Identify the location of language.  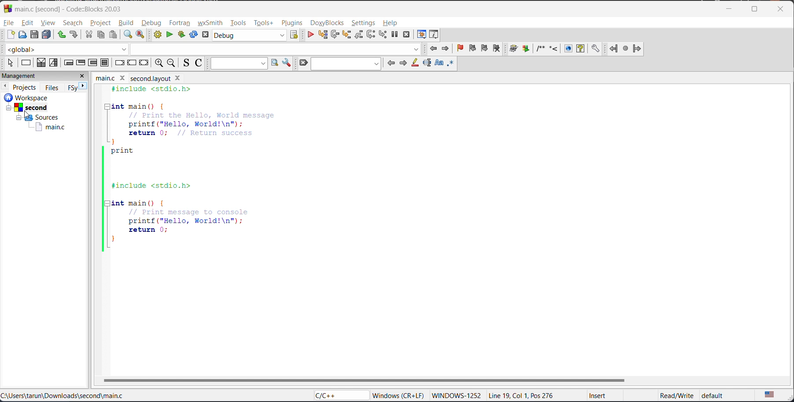
(341, 397).